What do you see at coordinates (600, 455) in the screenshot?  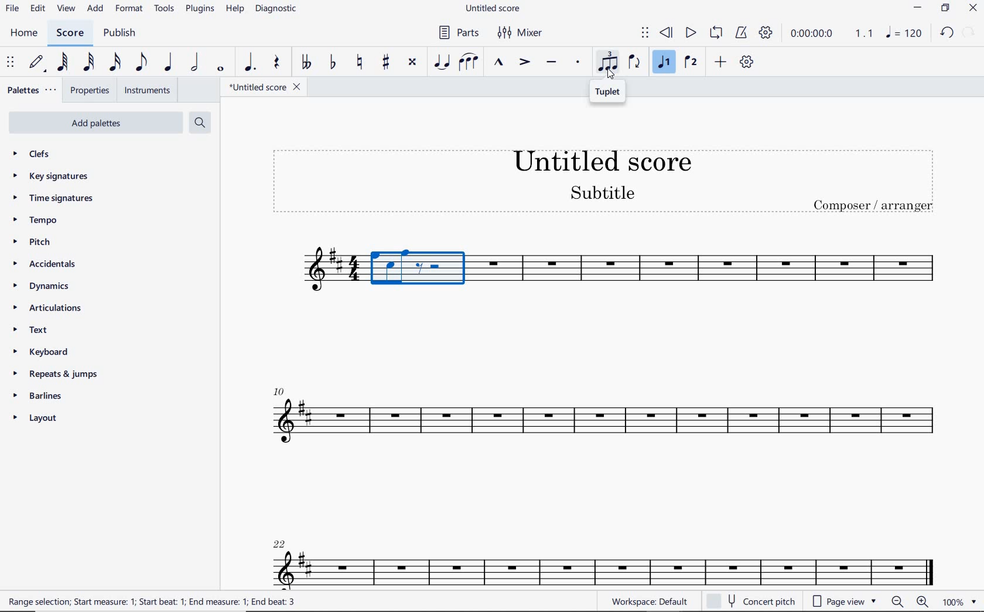 I see `INSTRUMENT: TENOR SAXOPHONE` at bounding box center [600, 455].